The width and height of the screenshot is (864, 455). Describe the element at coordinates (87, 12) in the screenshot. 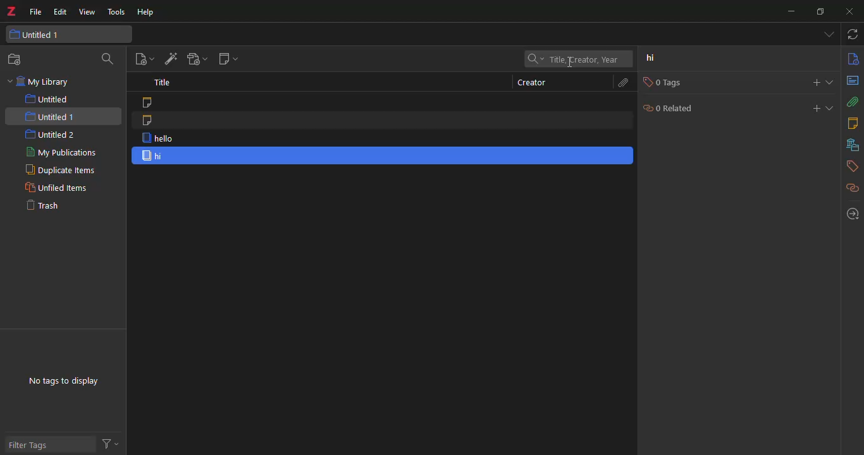

I see `view` at that location.